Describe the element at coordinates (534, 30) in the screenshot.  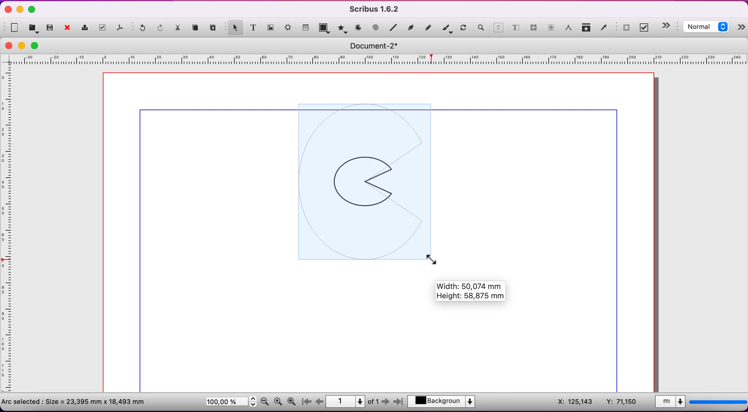
I see `link text frames` at that location.